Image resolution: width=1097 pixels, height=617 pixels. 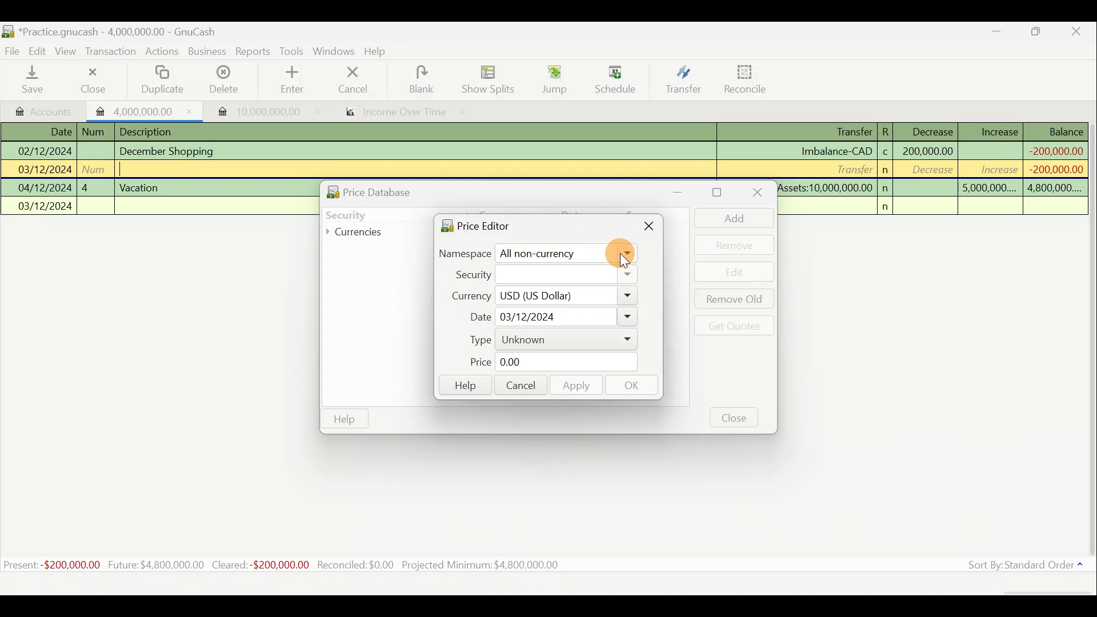 What do you see at coordinates (164, 80) in the screenshot?
I see `Duplicate` at bounding box center [164, 80].